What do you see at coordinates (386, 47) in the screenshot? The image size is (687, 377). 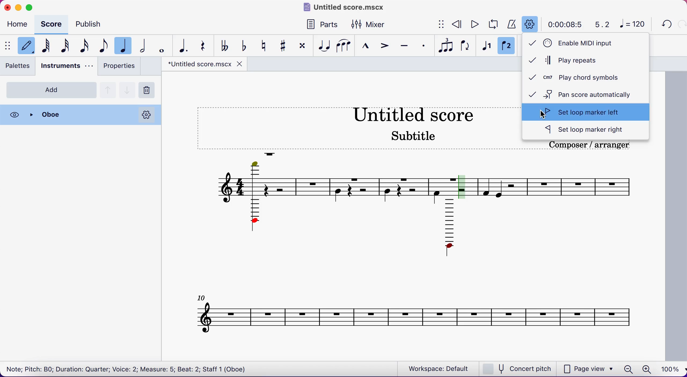 I see `accent` at bounding box center [386, 47].